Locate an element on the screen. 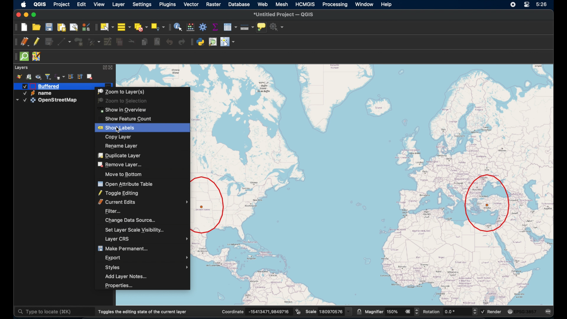 The height and width of the screenshot is (319, 567). show in overview is located at coordinates (124, 110).